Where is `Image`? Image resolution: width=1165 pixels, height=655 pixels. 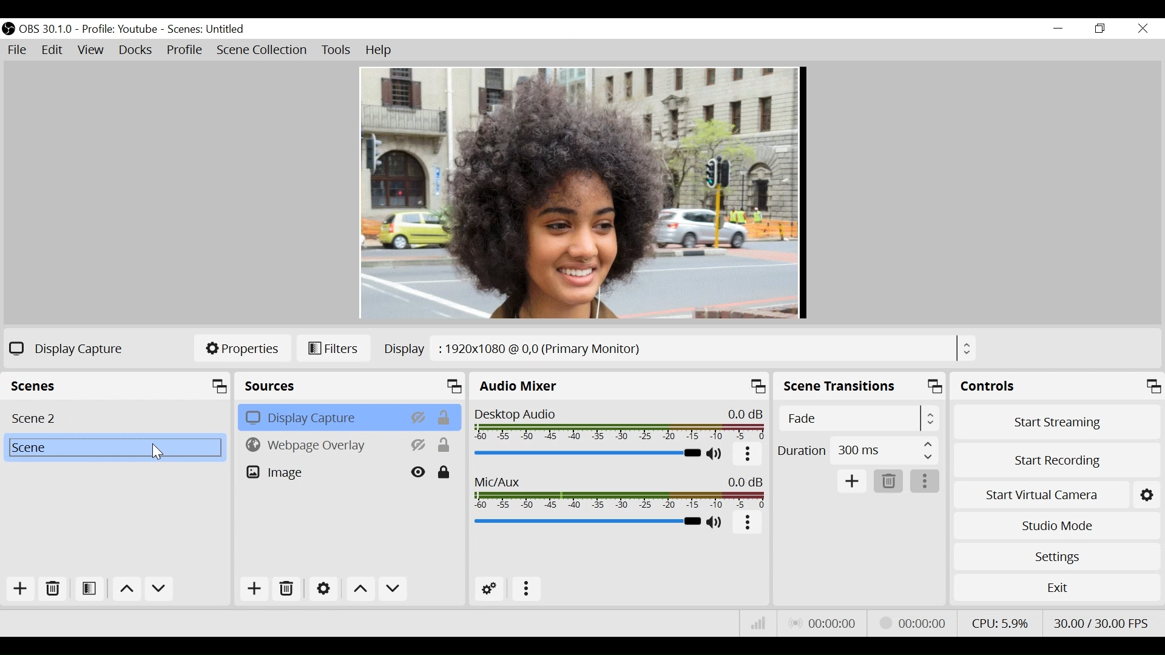 Image is located at coordinates (322, 471).